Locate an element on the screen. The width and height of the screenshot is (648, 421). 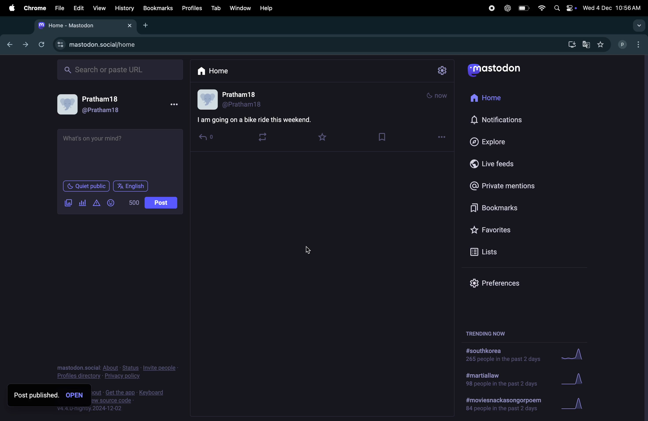
Graph is located at coordinates (576, 378).